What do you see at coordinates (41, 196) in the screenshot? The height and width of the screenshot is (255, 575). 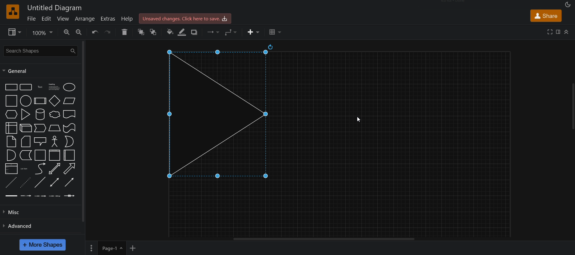 I see `connector with 2 label` at bounding box center [41, 196].